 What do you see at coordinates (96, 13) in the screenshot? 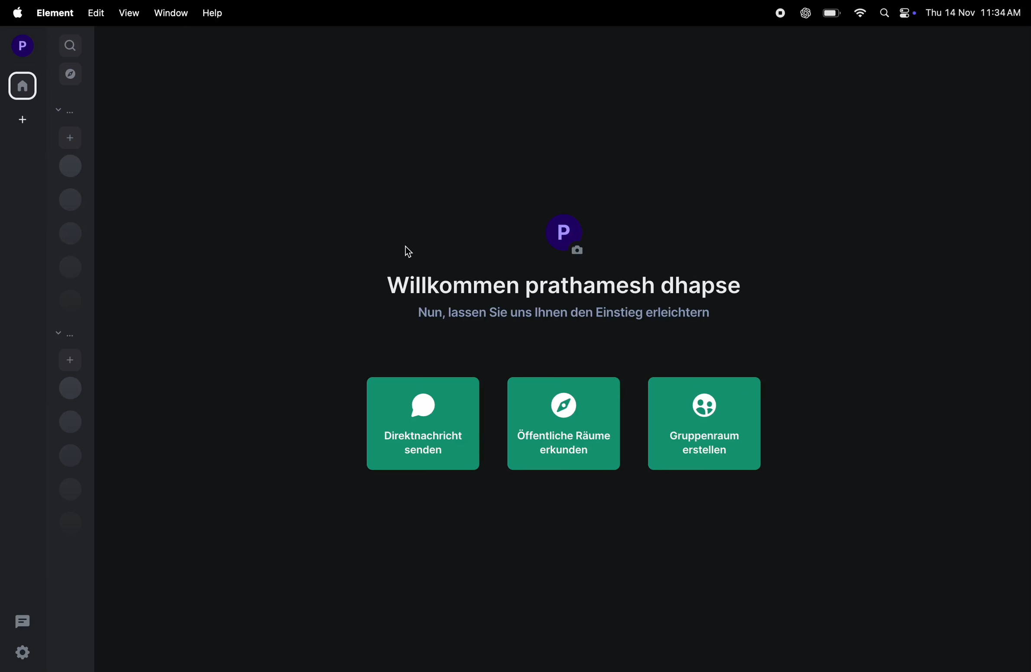
I see `edit` at bounding box center [96, 13].